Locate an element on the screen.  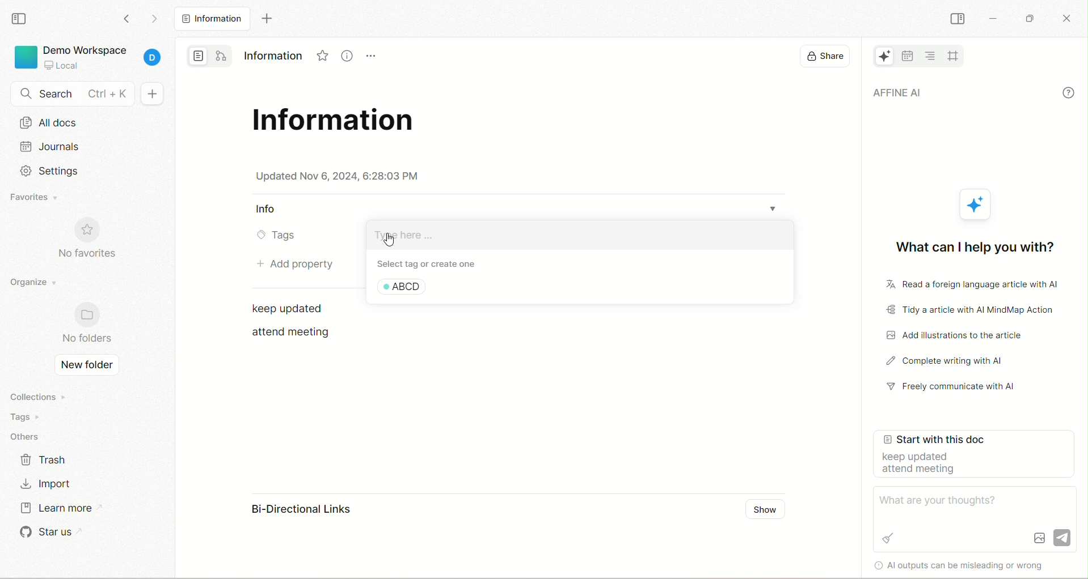
all frames is located at coordinates (953, 55).